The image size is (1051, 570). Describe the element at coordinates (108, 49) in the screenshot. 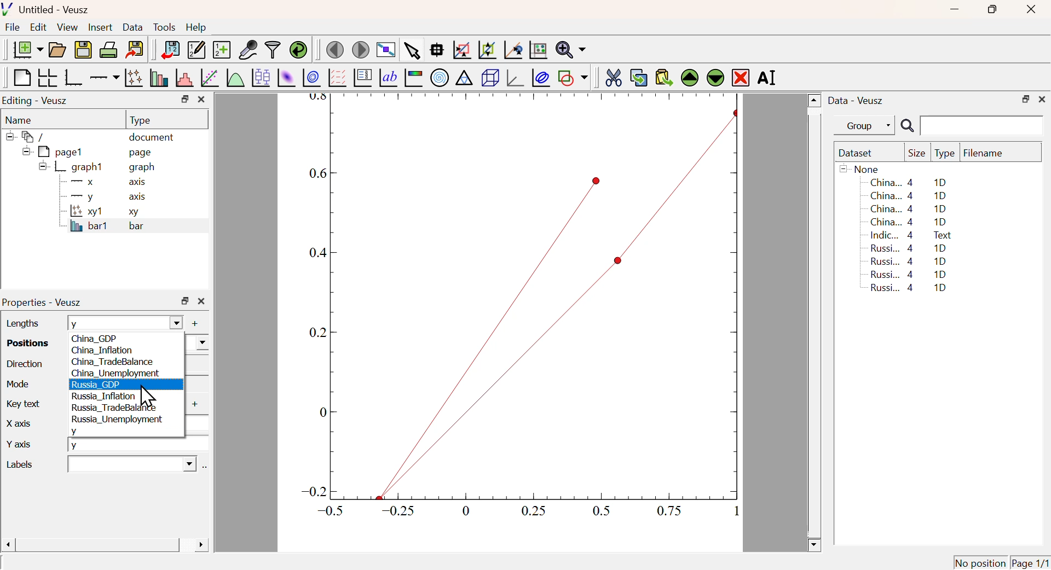

I see `Print Document` at that location.